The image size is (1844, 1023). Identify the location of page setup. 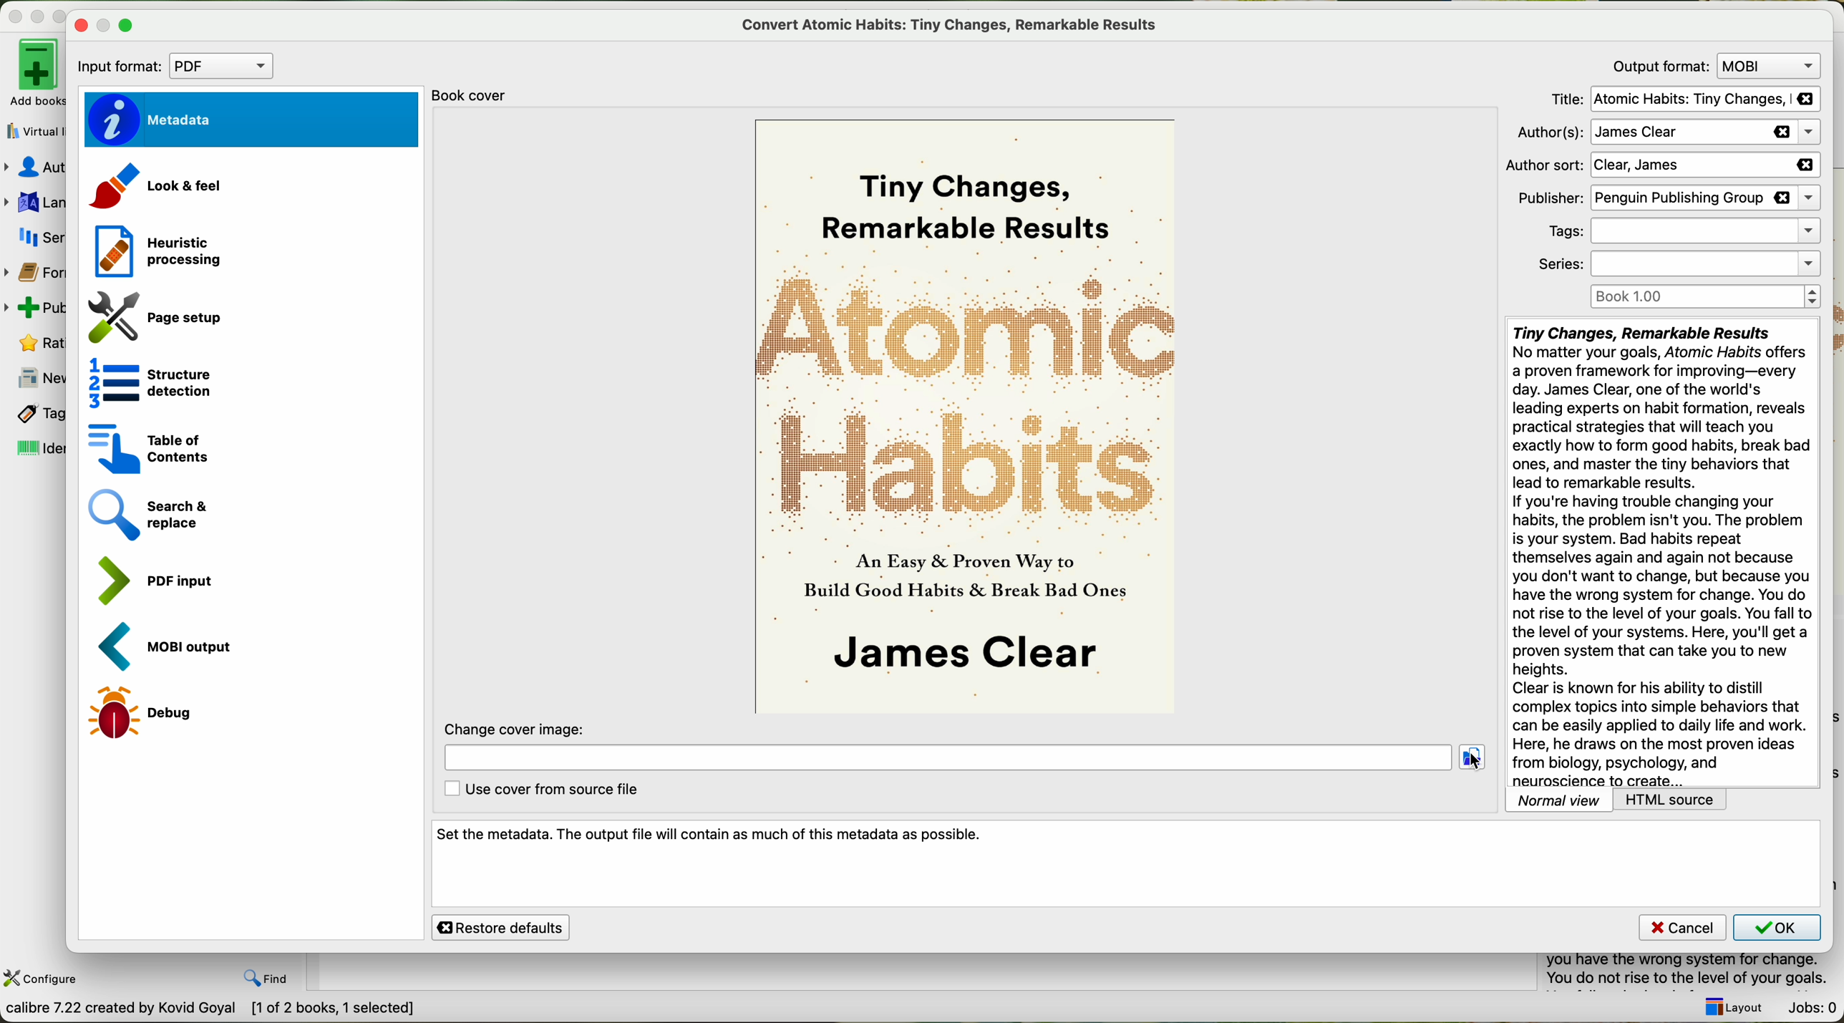
(161, 319).